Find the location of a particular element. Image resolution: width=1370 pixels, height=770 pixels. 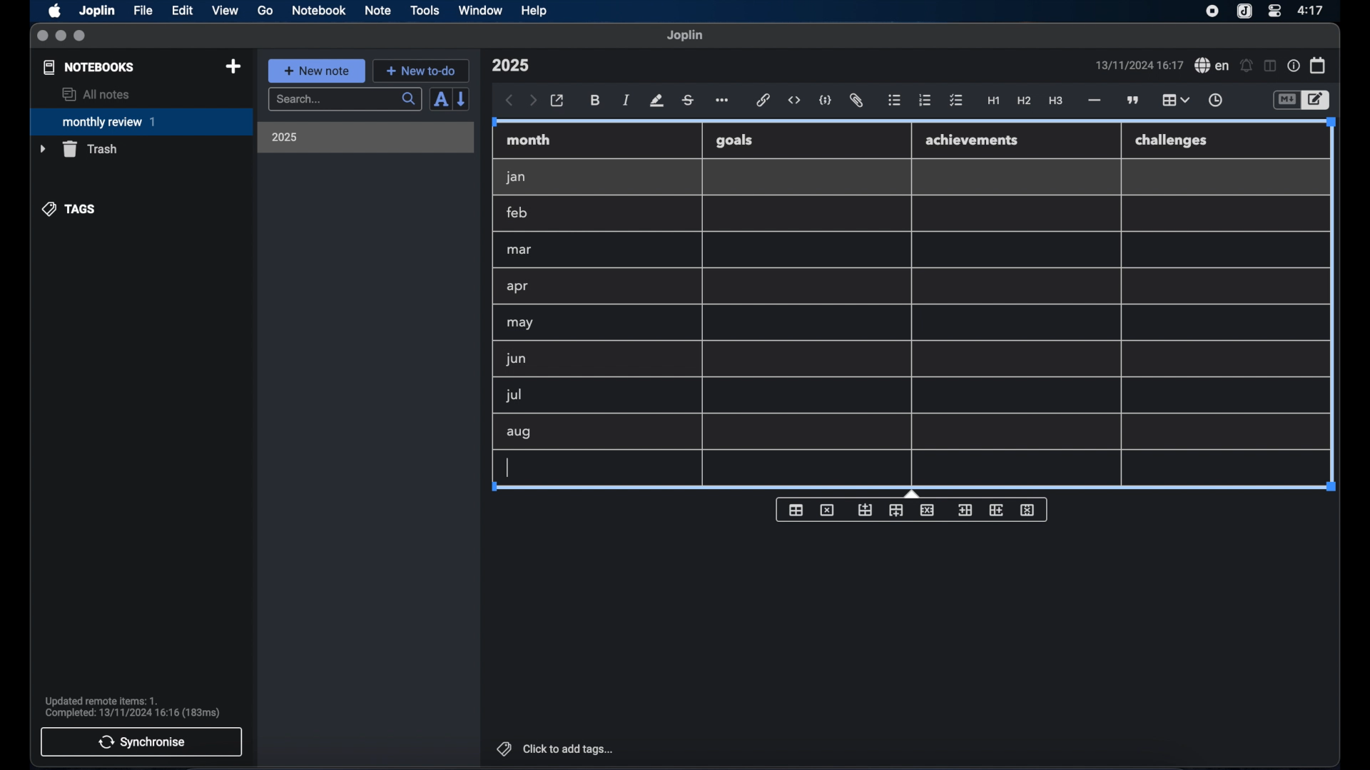

edit is located at coordinates (183, 11).